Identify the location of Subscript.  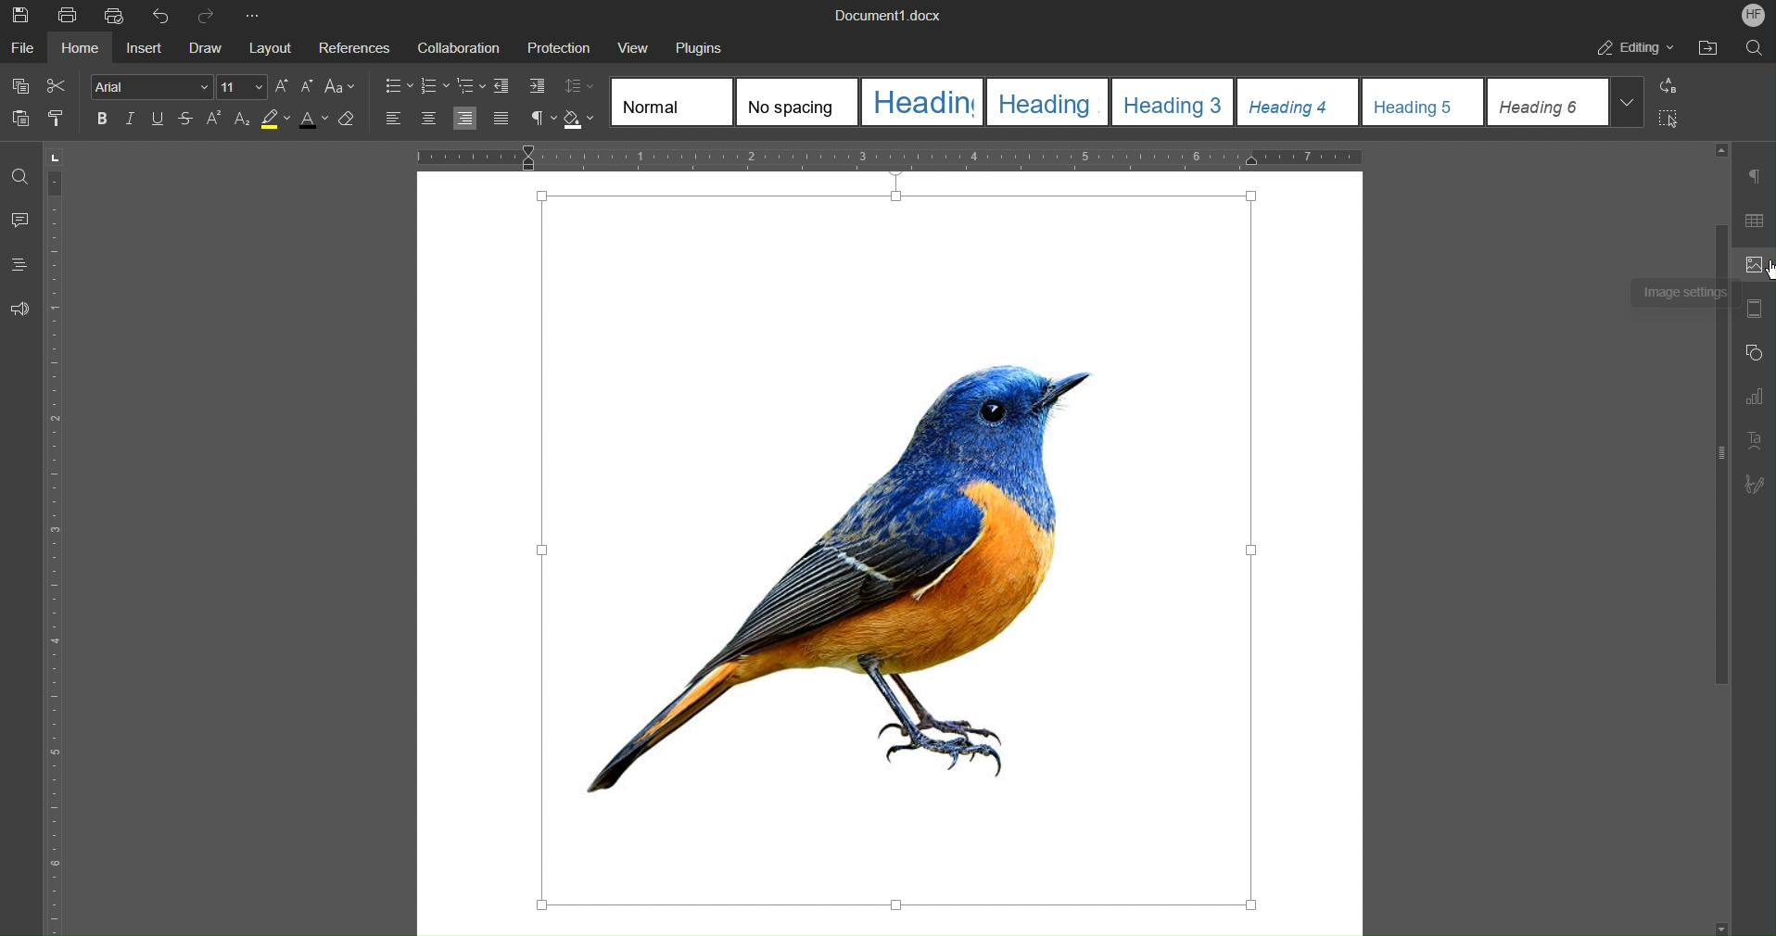
(241, 121).